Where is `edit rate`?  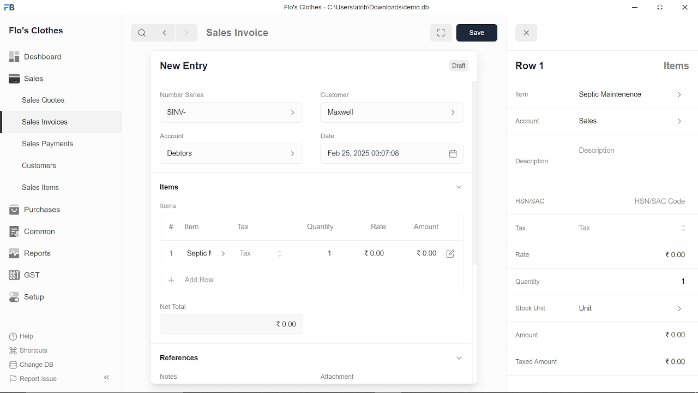 edit rate is located at coordinates (375, 253).